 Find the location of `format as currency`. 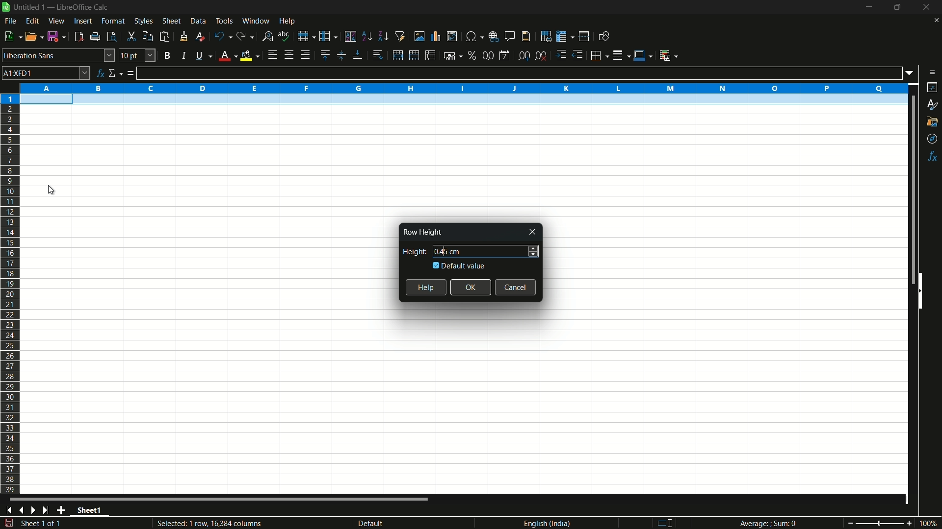

format as currency is located at coordinates (453, 56).